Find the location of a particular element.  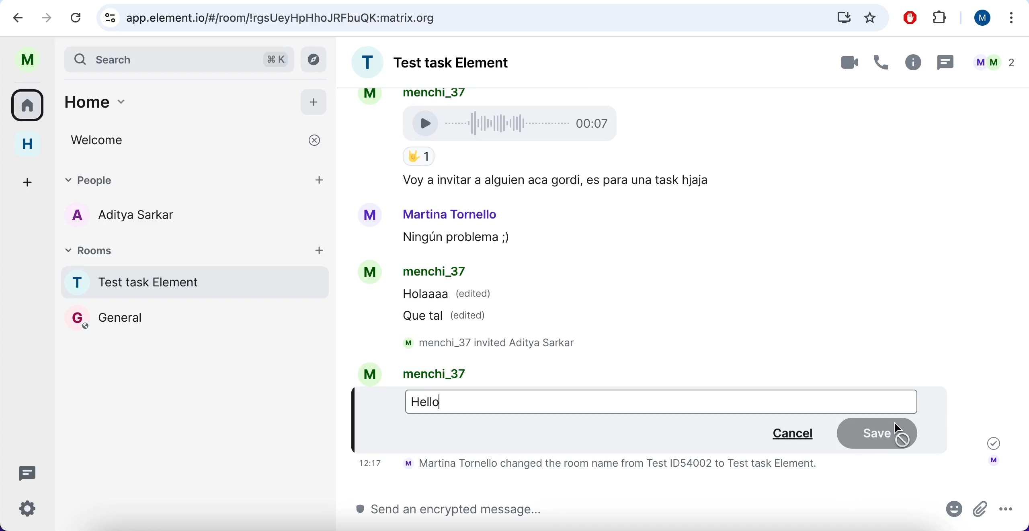

more options is located at coordinates (1006, 512).